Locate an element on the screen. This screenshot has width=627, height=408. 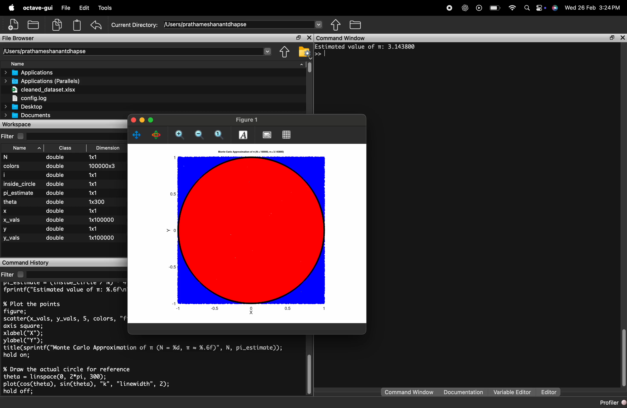
double is located at coordinates (56, 193).